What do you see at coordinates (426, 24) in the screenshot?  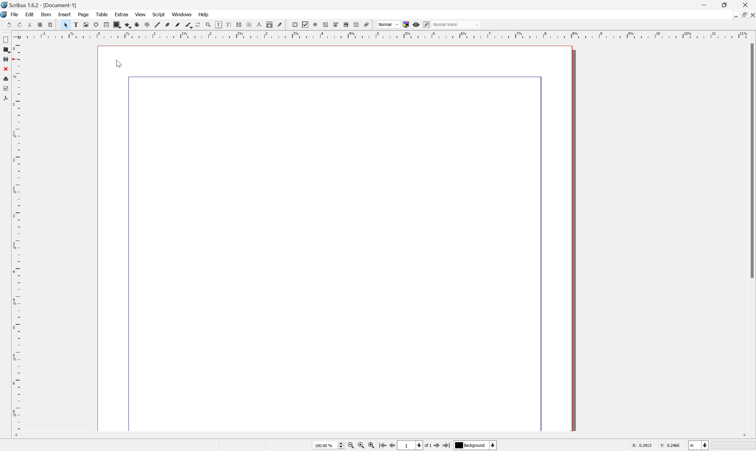 I see `edit in preview mode` at bounding box center [426, 24].